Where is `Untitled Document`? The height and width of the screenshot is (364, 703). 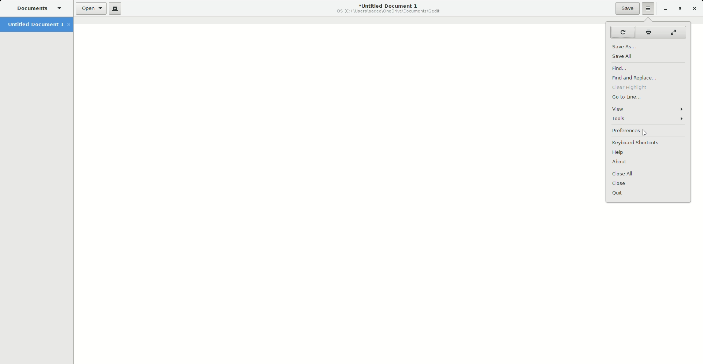 Untitled Document is located at coordinates (384, 8).